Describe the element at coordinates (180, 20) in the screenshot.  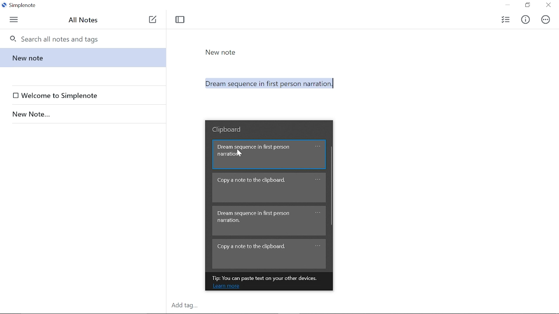
I see `Toggle focus mode` at that location.